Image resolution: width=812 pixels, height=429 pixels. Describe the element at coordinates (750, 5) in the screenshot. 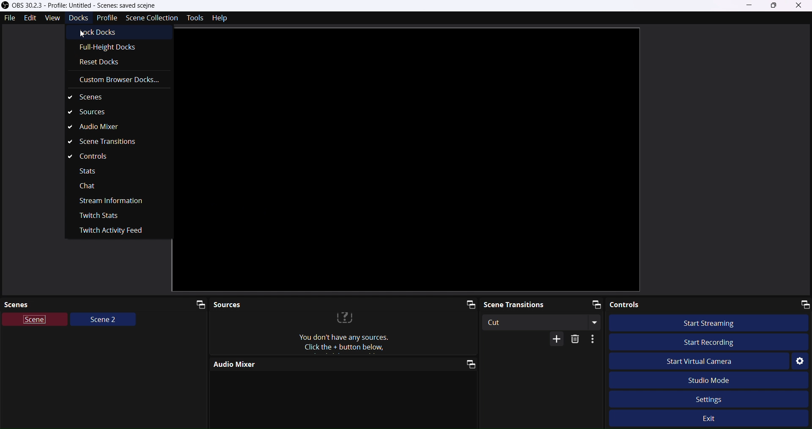

I see `Minimize` at that location.